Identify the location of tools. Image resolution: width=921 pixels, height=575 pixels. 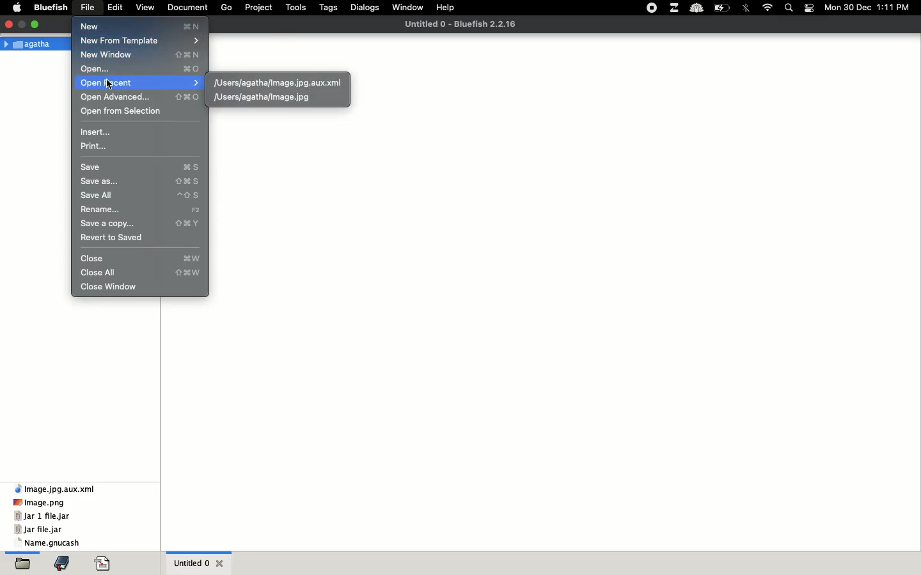
(295, 8).